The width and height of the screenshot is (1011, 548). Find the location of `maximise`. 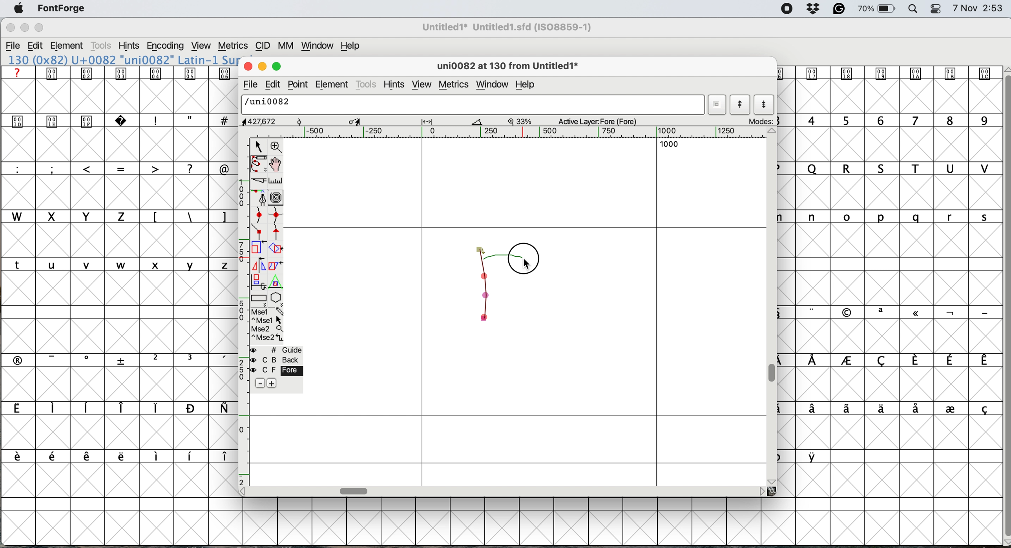

maximise is located at coordinates (277, 67).